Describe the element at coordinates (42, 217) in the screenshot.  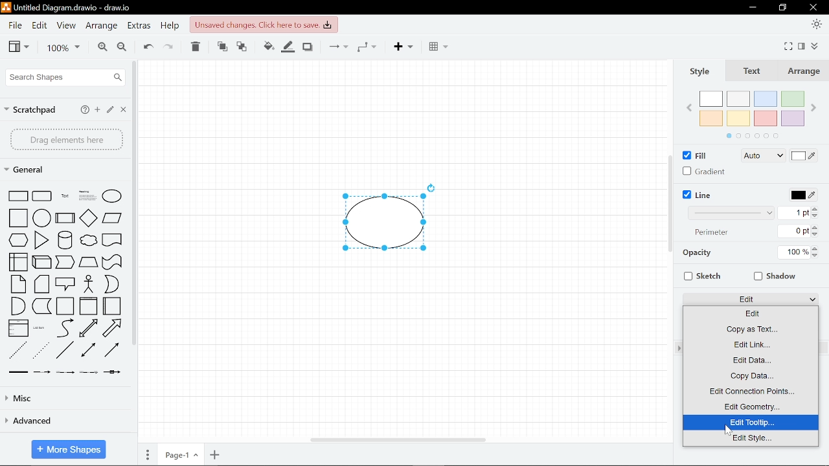
I see `circle` at that location.